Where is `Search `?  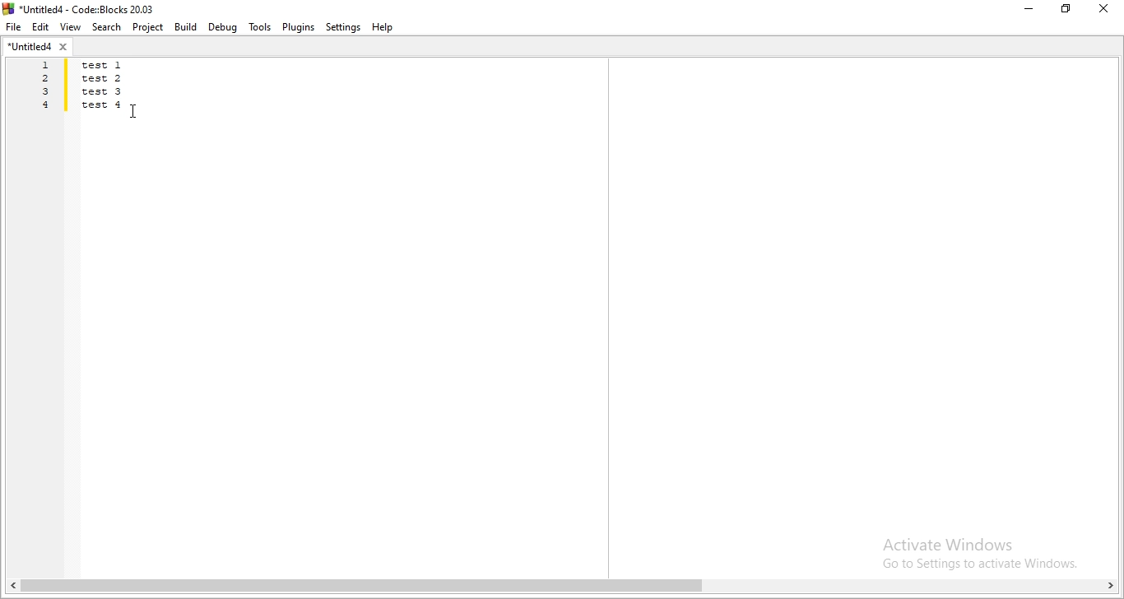 Search  is located at coordinates (104, 27).